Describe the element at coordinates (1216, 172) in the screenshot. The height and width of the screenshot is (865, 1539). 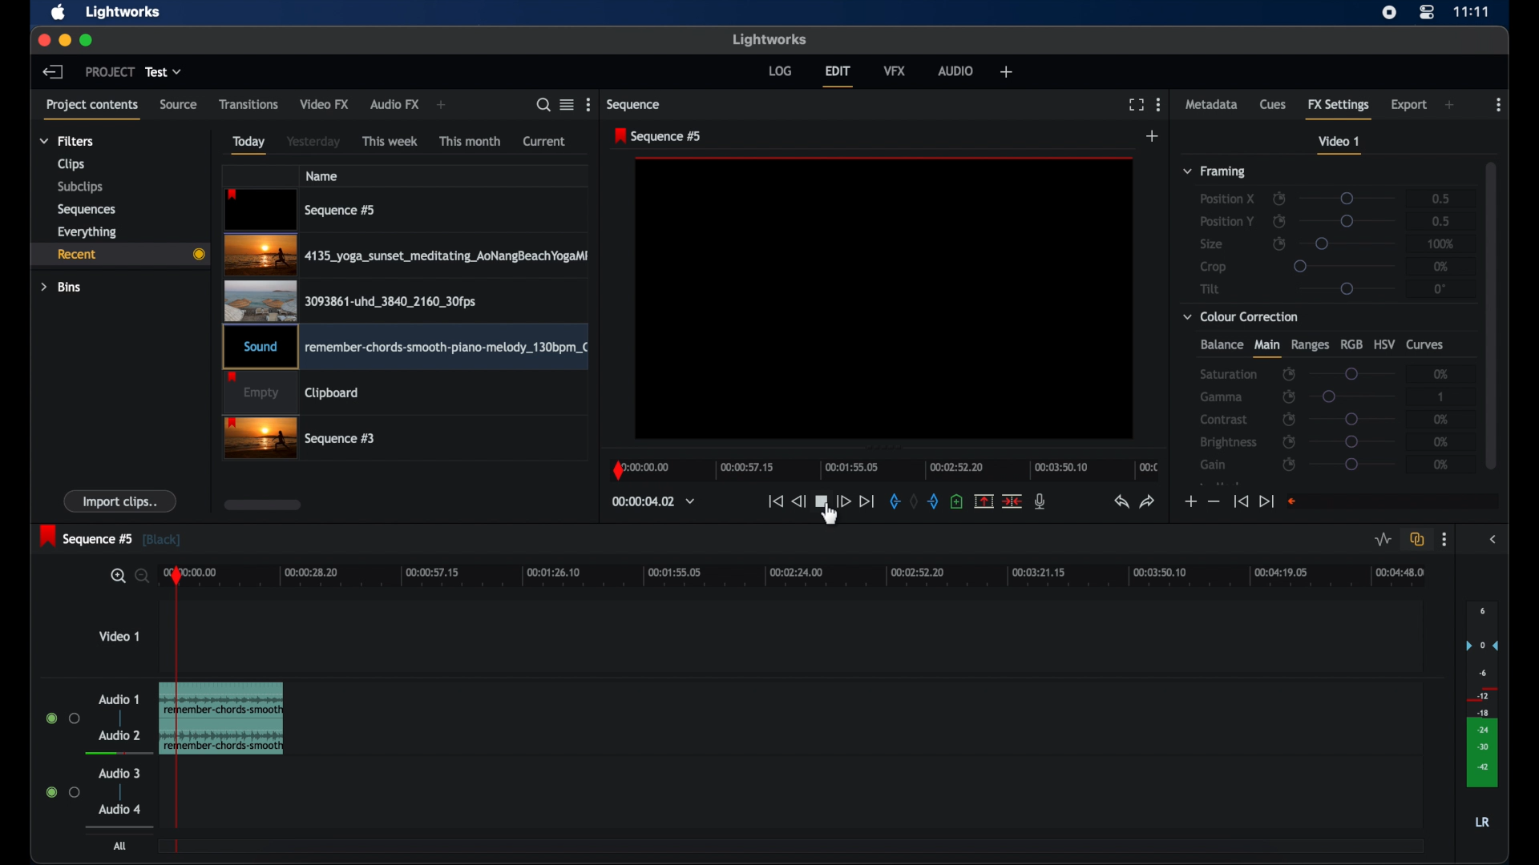
I see `framing` at that location.